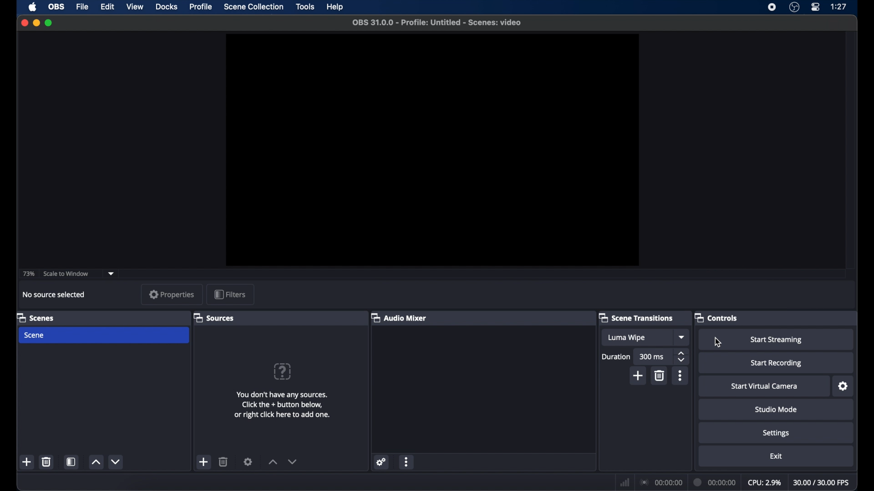  I want to click on scene, so click(36, 317).